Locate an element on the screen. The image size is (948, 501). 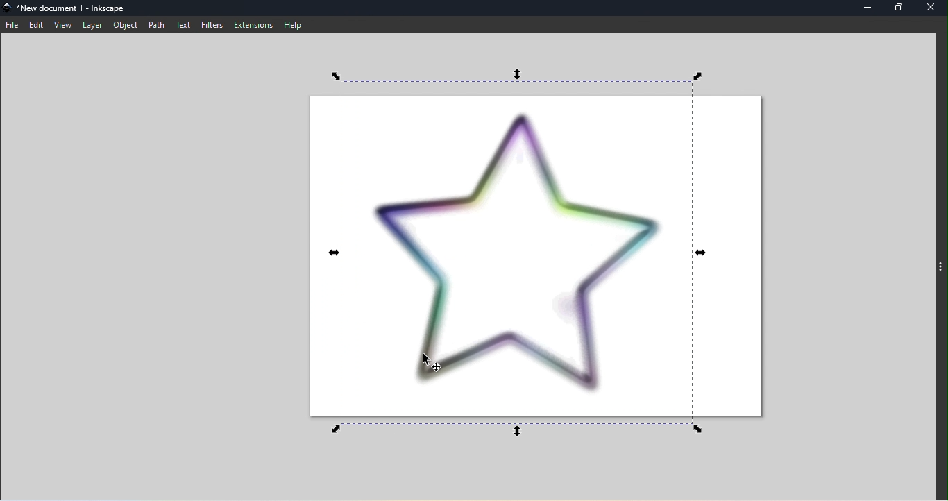
Maximize is located at coordinates (902, 8).